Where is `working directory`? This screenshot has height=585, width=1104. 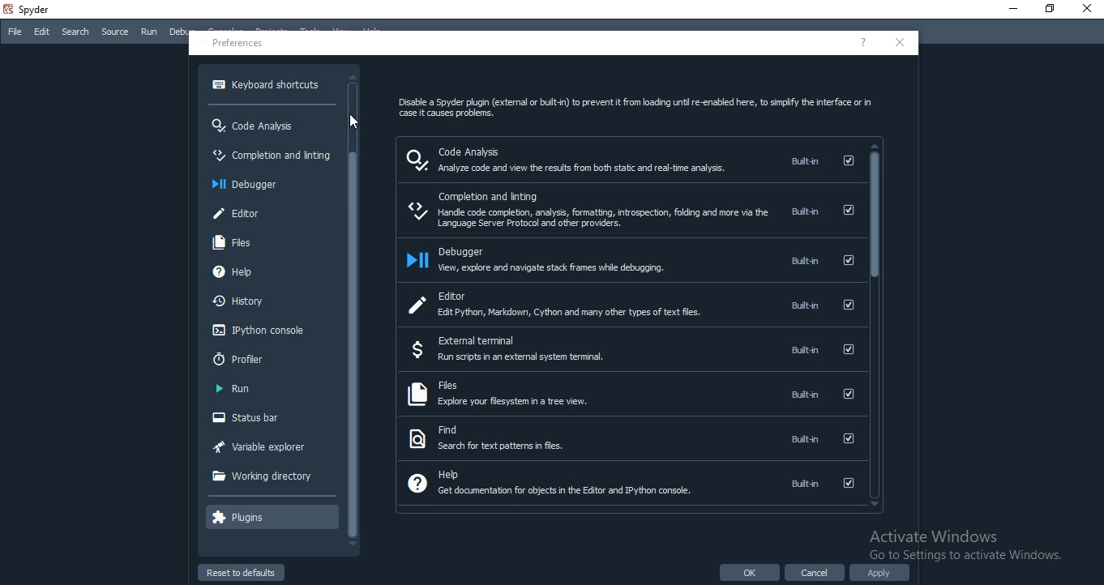 working directory is located at coordinates (271, 479).